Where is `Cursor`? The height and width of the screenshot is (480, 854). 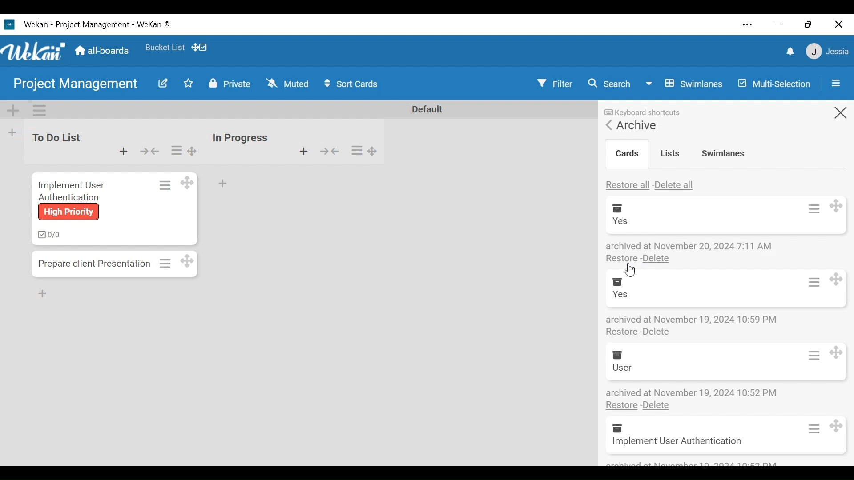
Cursor is located at coordinates (629, 271).